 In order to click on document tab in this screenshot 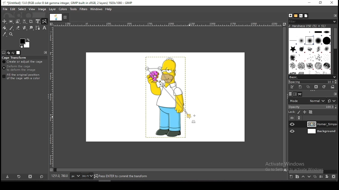, I will do `click(57, 18)`.